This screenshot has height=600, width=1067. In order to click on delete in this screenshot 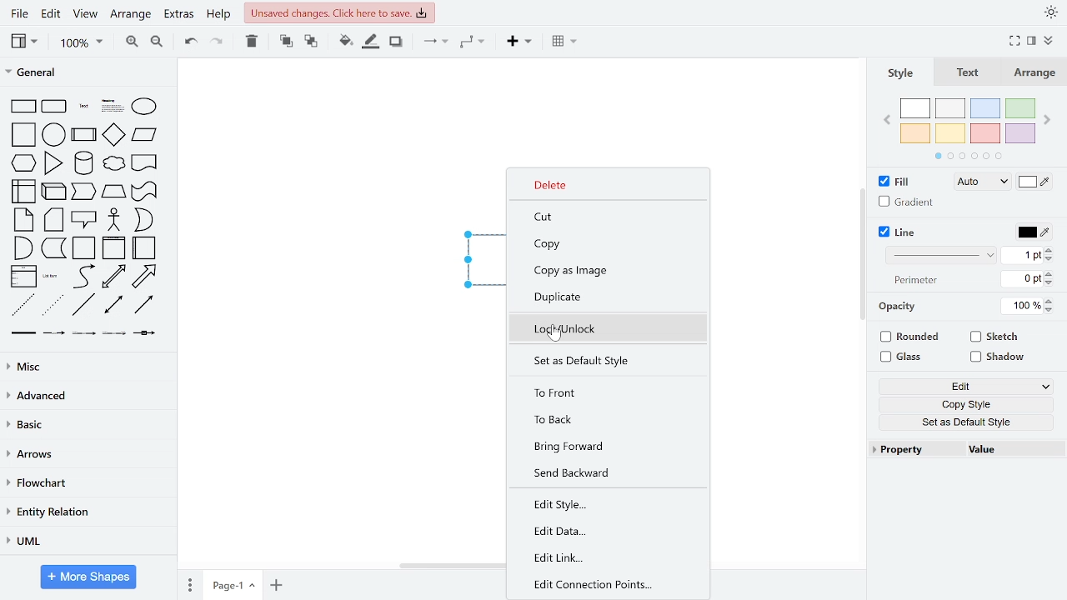, I will do `click(604, 186)`.